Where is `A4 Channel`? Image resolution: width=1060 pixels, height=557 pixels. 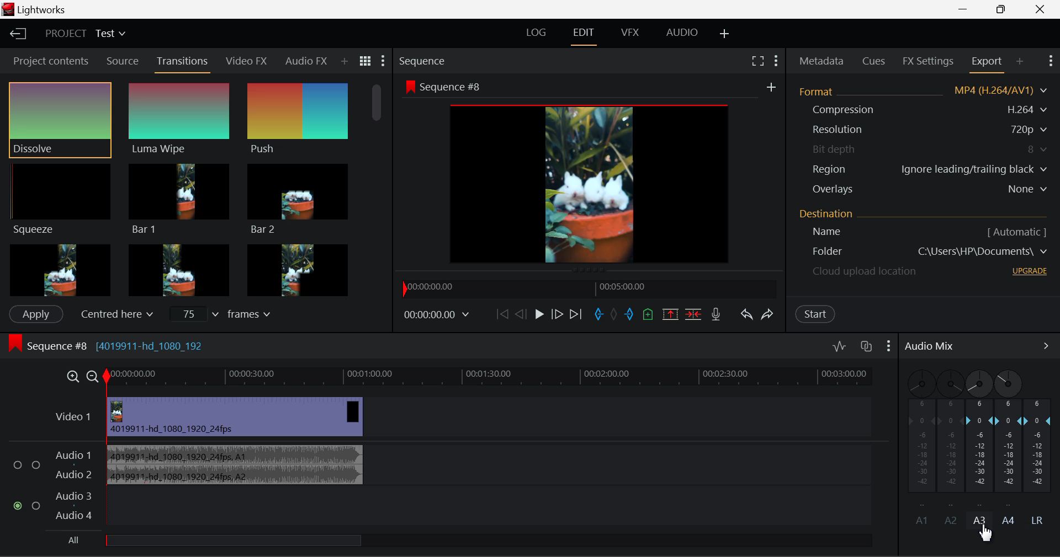
A4 Channel is located at coordinates (1009, 436).